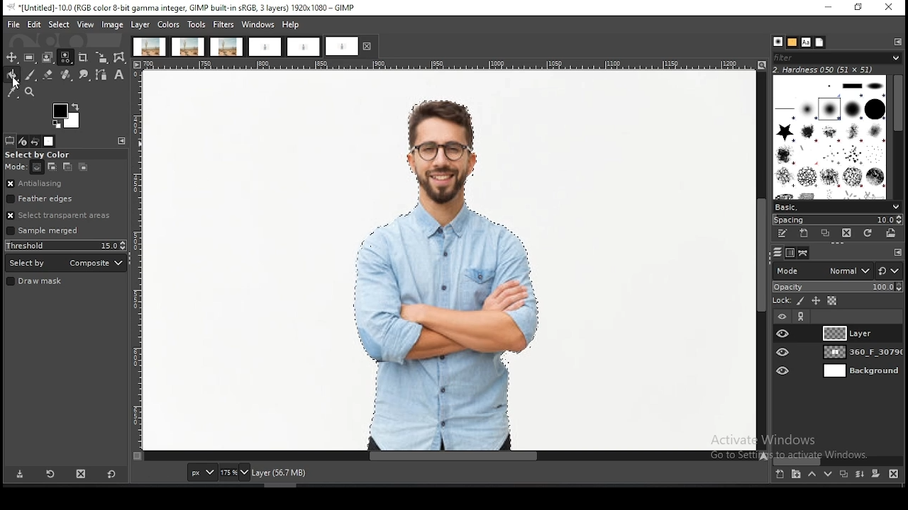 The image size is (908, 510). Describe the element at coordinates (84, 75) in the screenshot. I see `smudge tool` at that location.